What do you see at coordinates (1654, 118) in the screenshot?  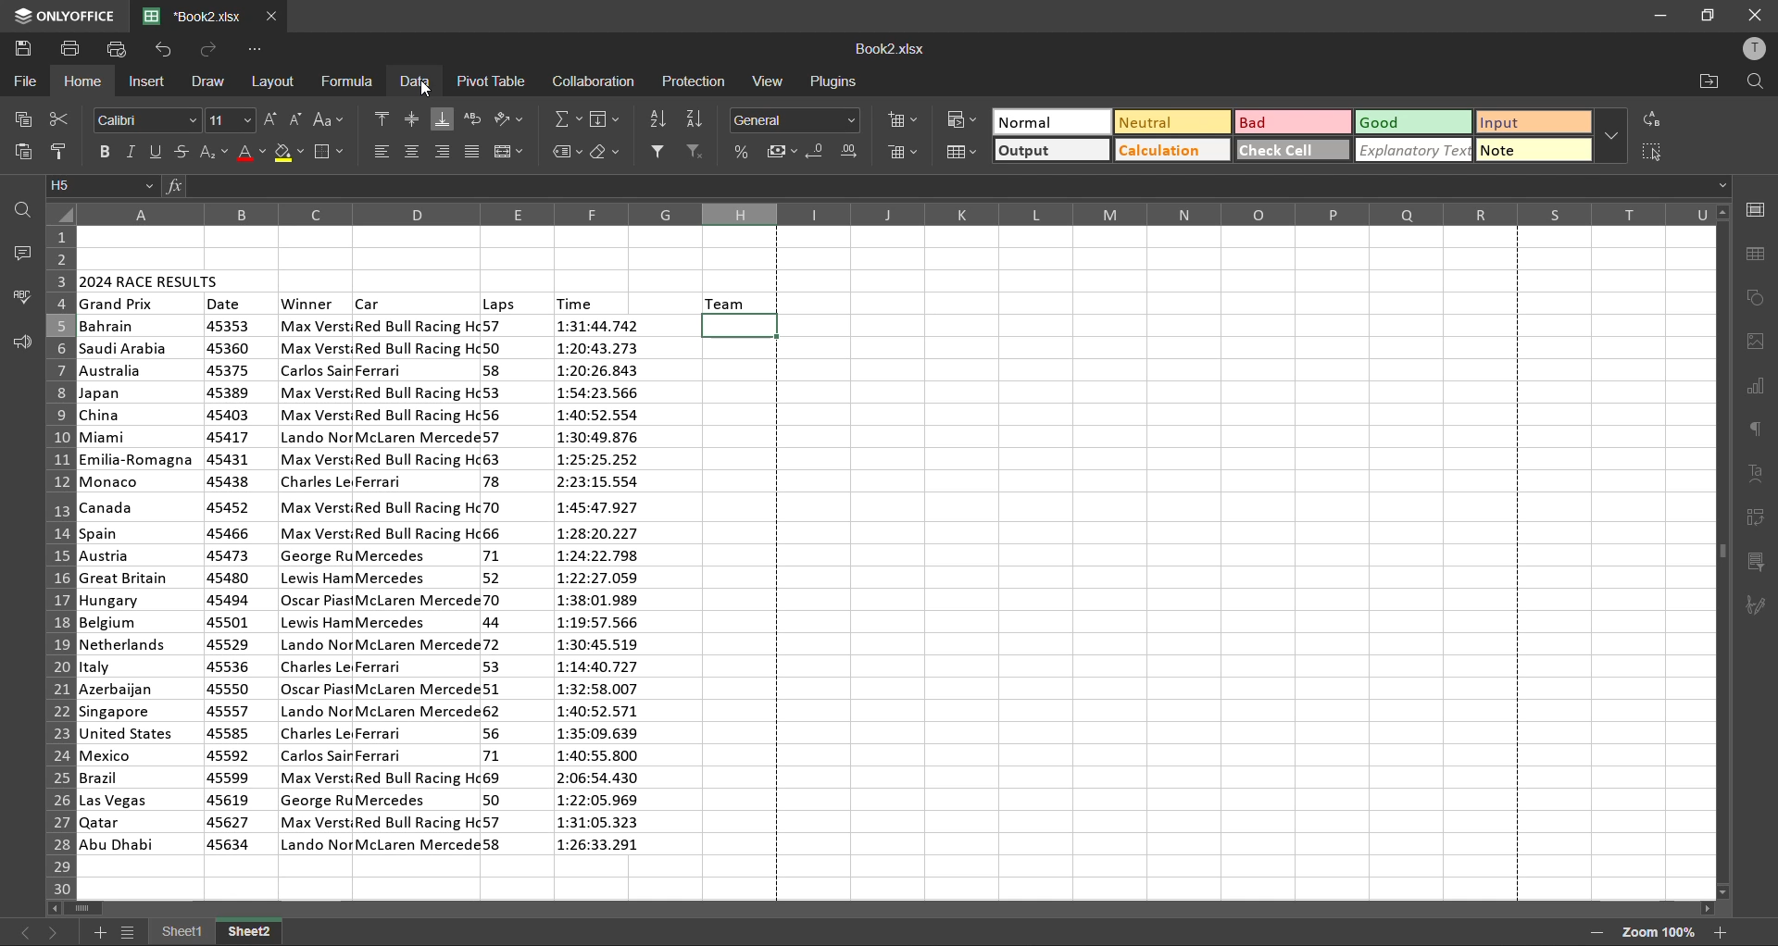 I see `replace` at bounding box center [1654, 118].